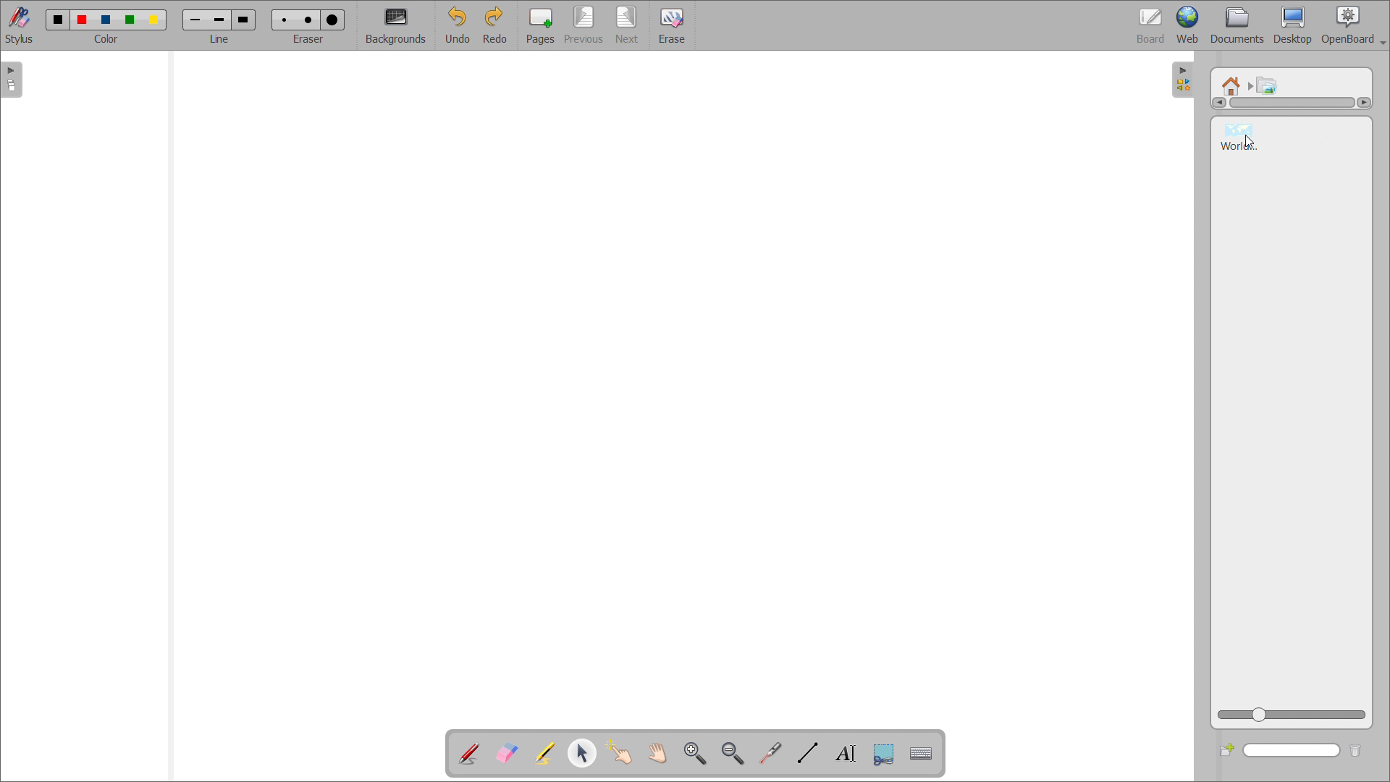  Describe the element at coordinates (1218, 102) in the screenshot. I see `scroll left` at that location.